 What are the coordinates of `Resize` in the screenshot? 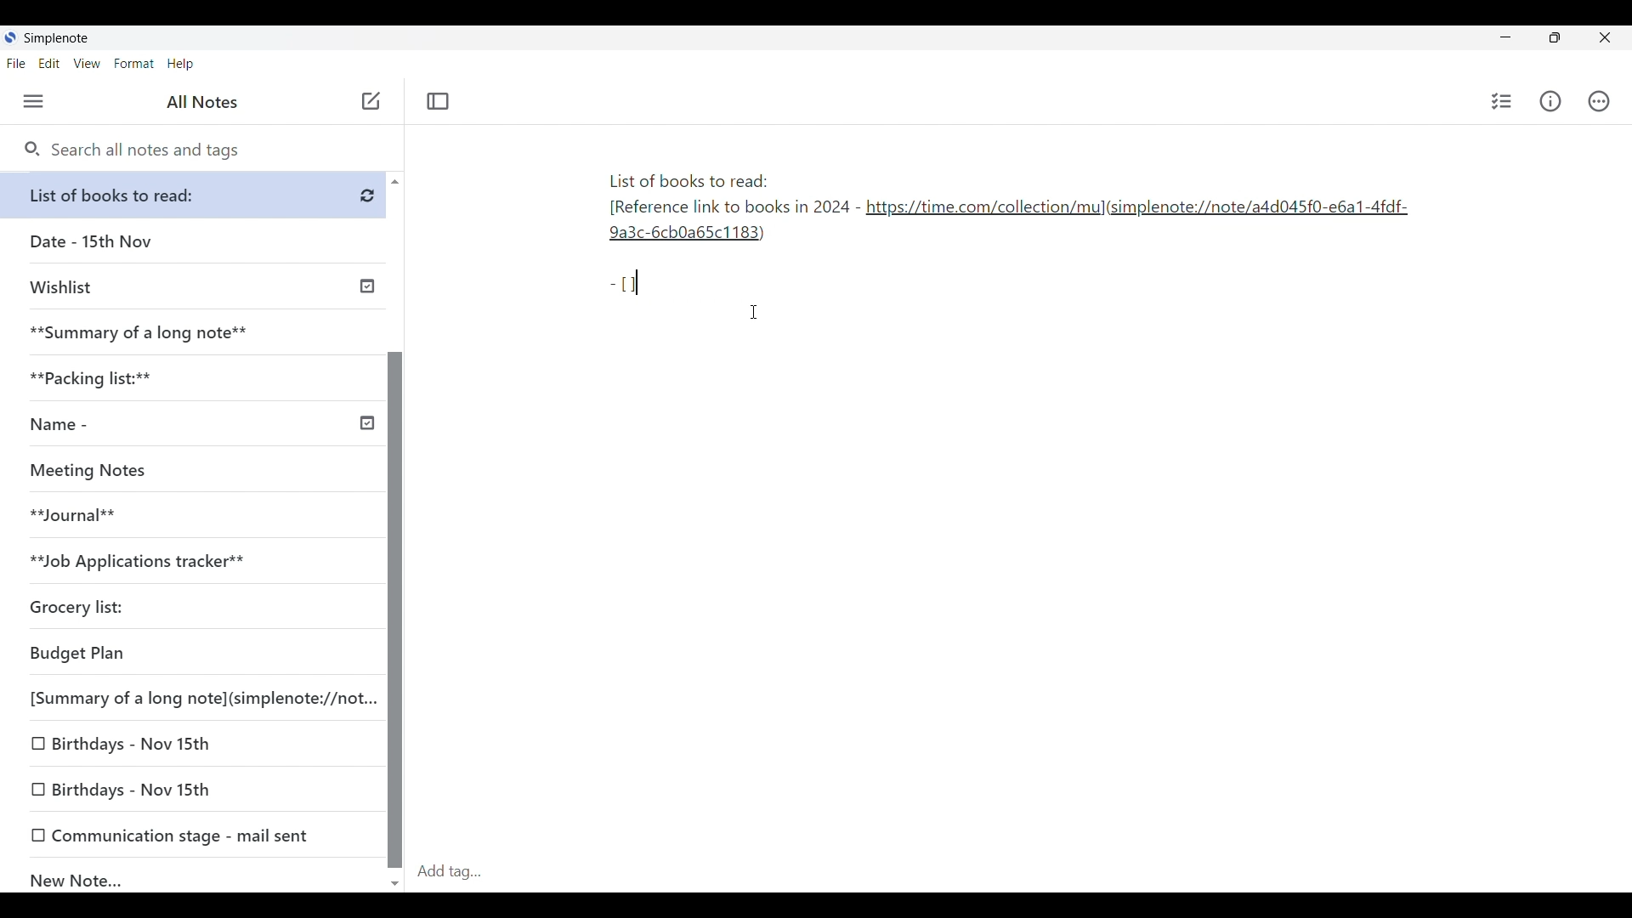 It's located at (1550, 39).